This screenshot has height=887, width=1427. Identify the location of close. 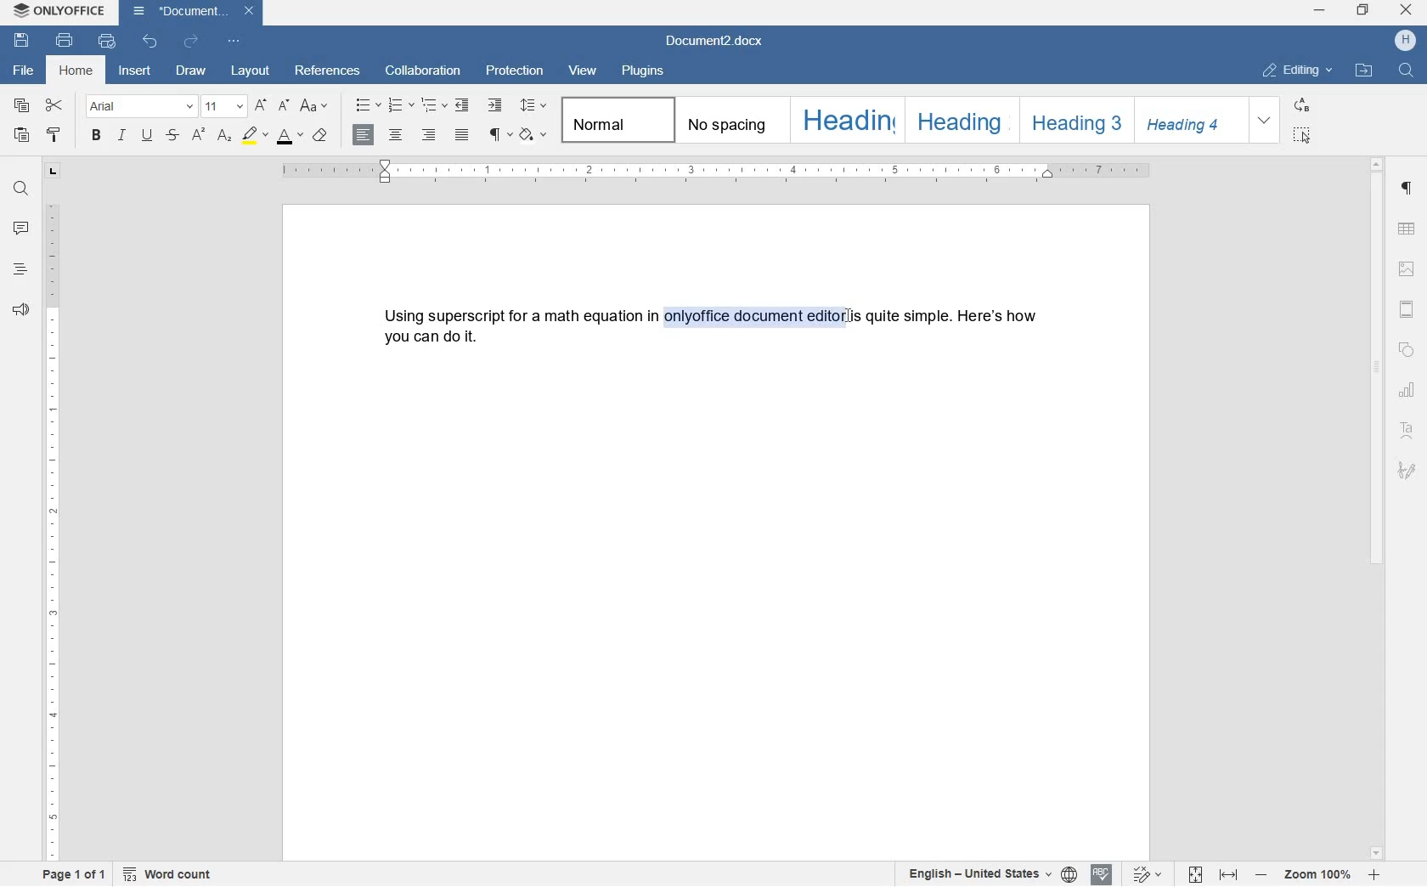
(1406, 10).